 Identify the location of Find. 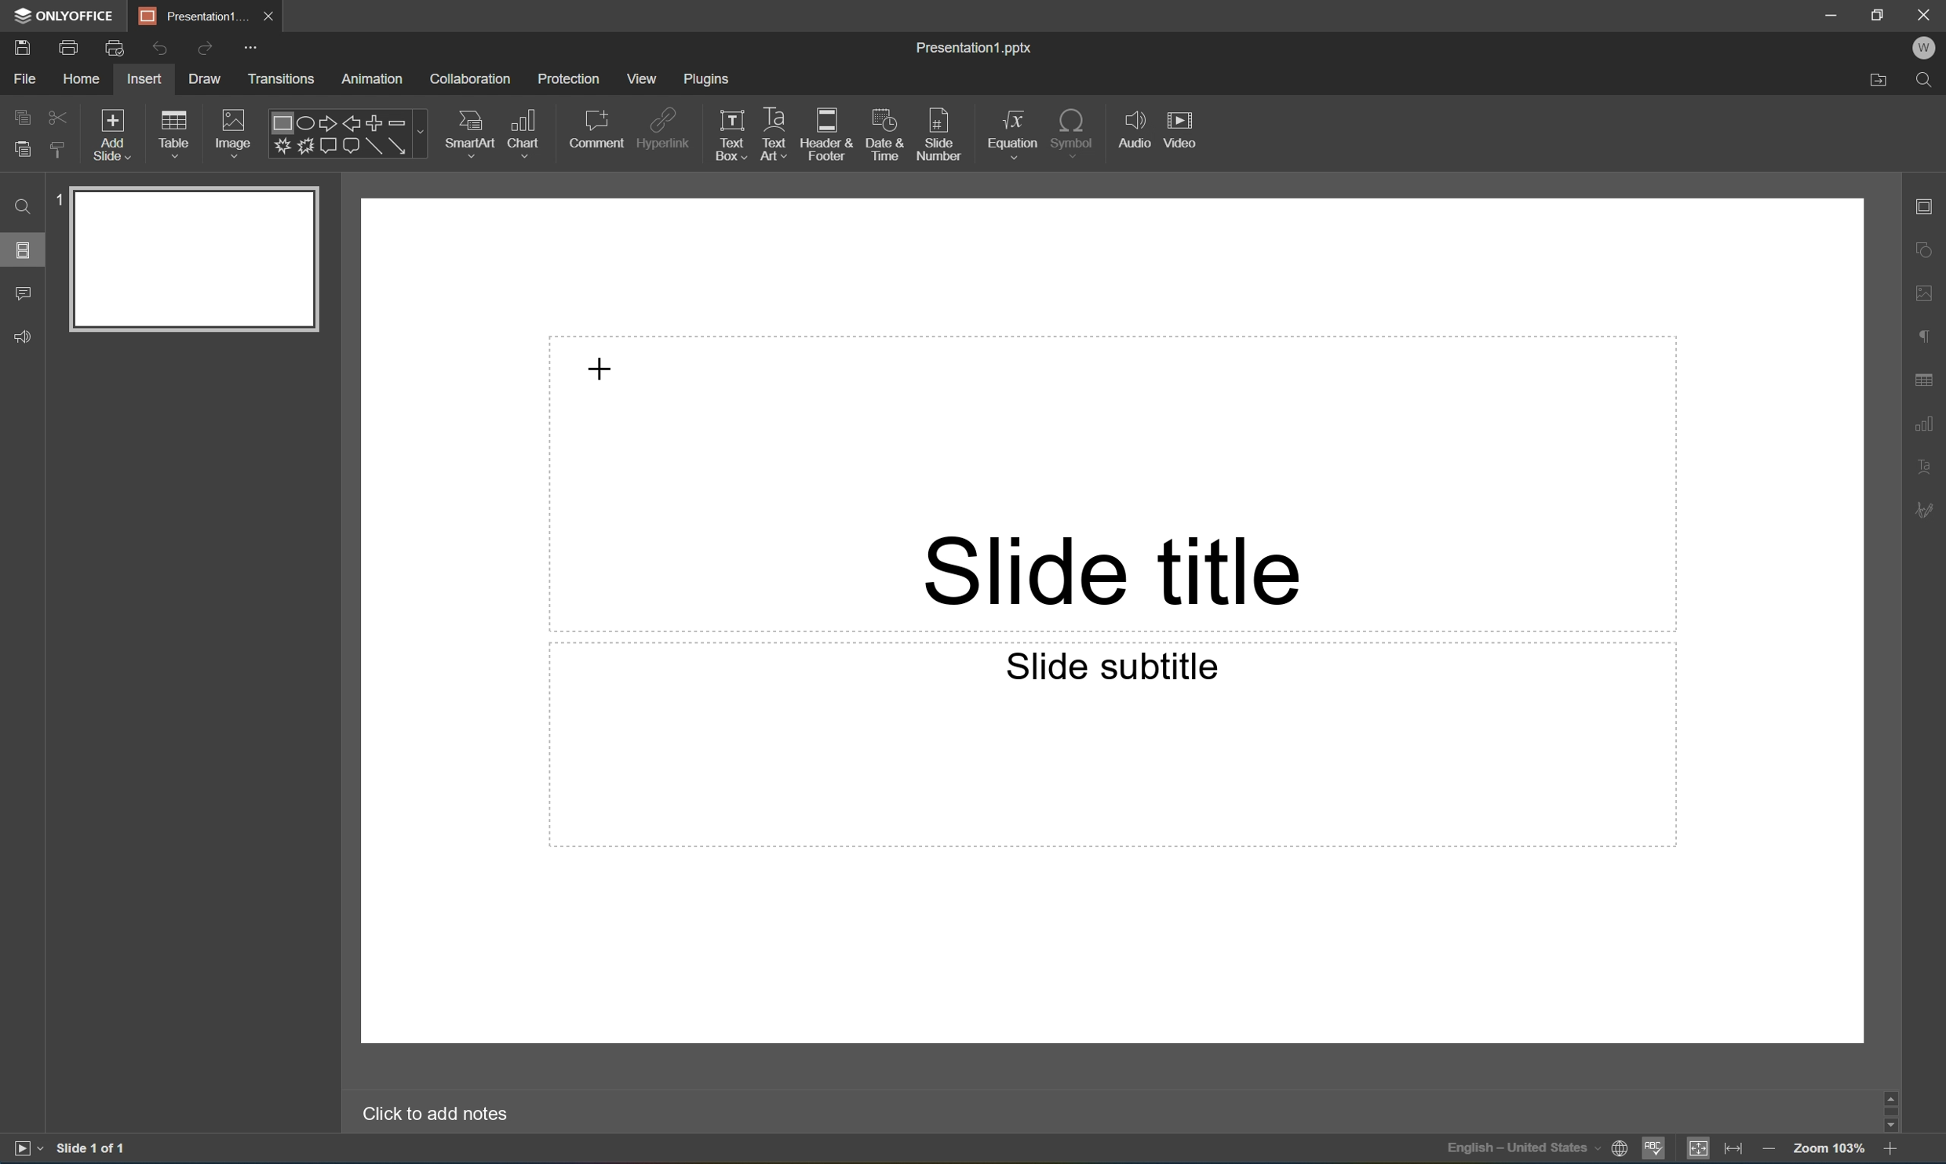
(22, 207).